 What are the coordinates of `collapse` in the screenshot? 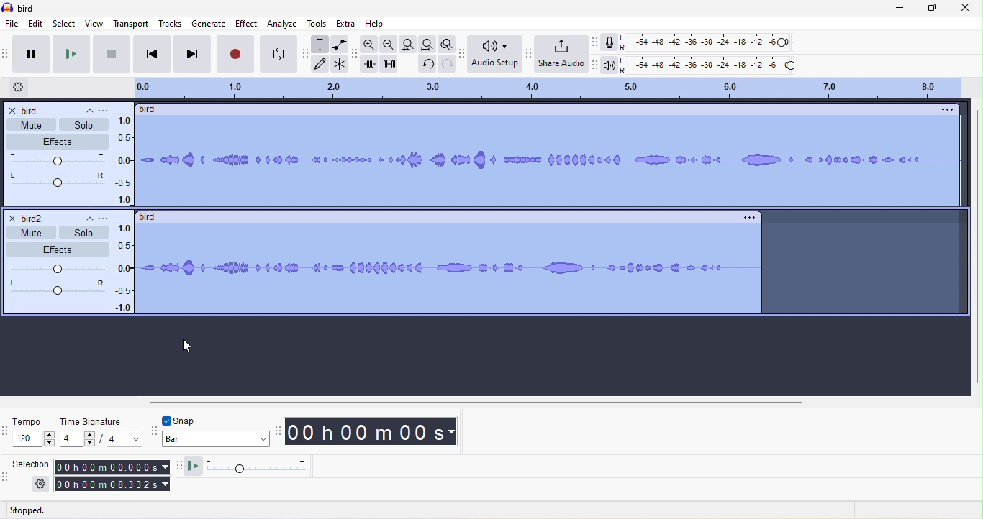 It's located at (83, 218).